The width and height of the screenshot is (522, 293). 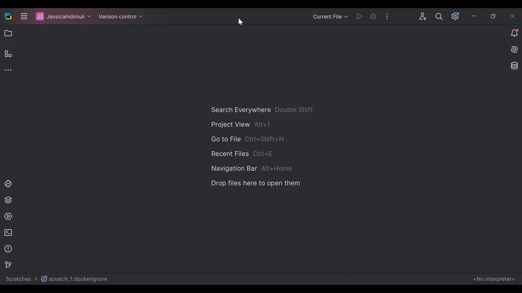 I want to click on Recent Files, so click(x=243, y=153).